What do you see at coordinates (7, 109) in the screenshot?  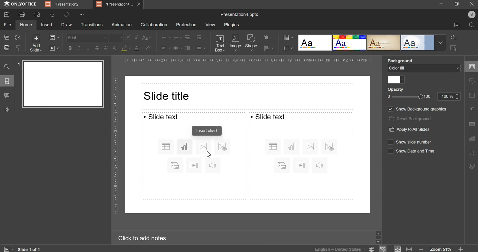 I see `feedback` at bounding box center [7, 109].